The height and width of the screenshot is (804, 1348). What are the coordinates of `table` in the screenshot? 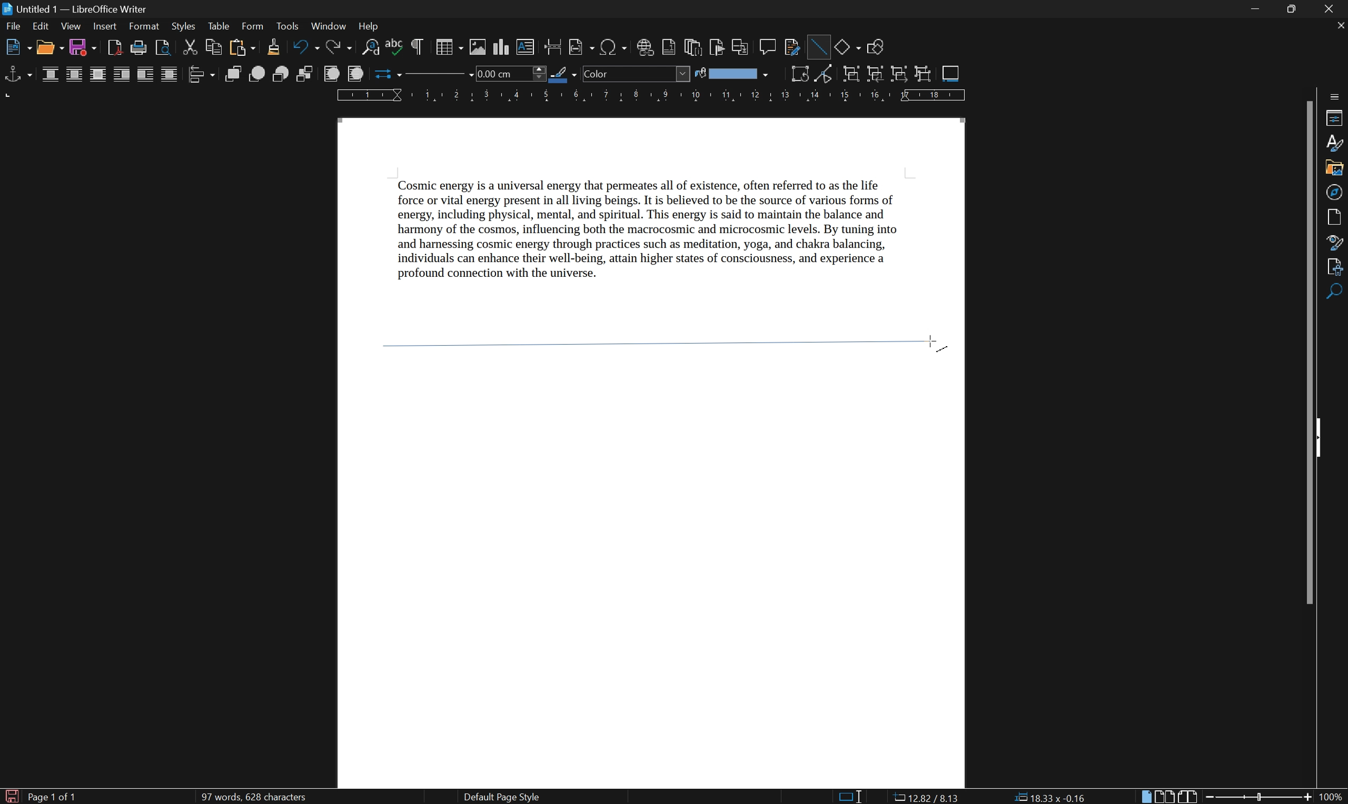 It's located at (218, 27).